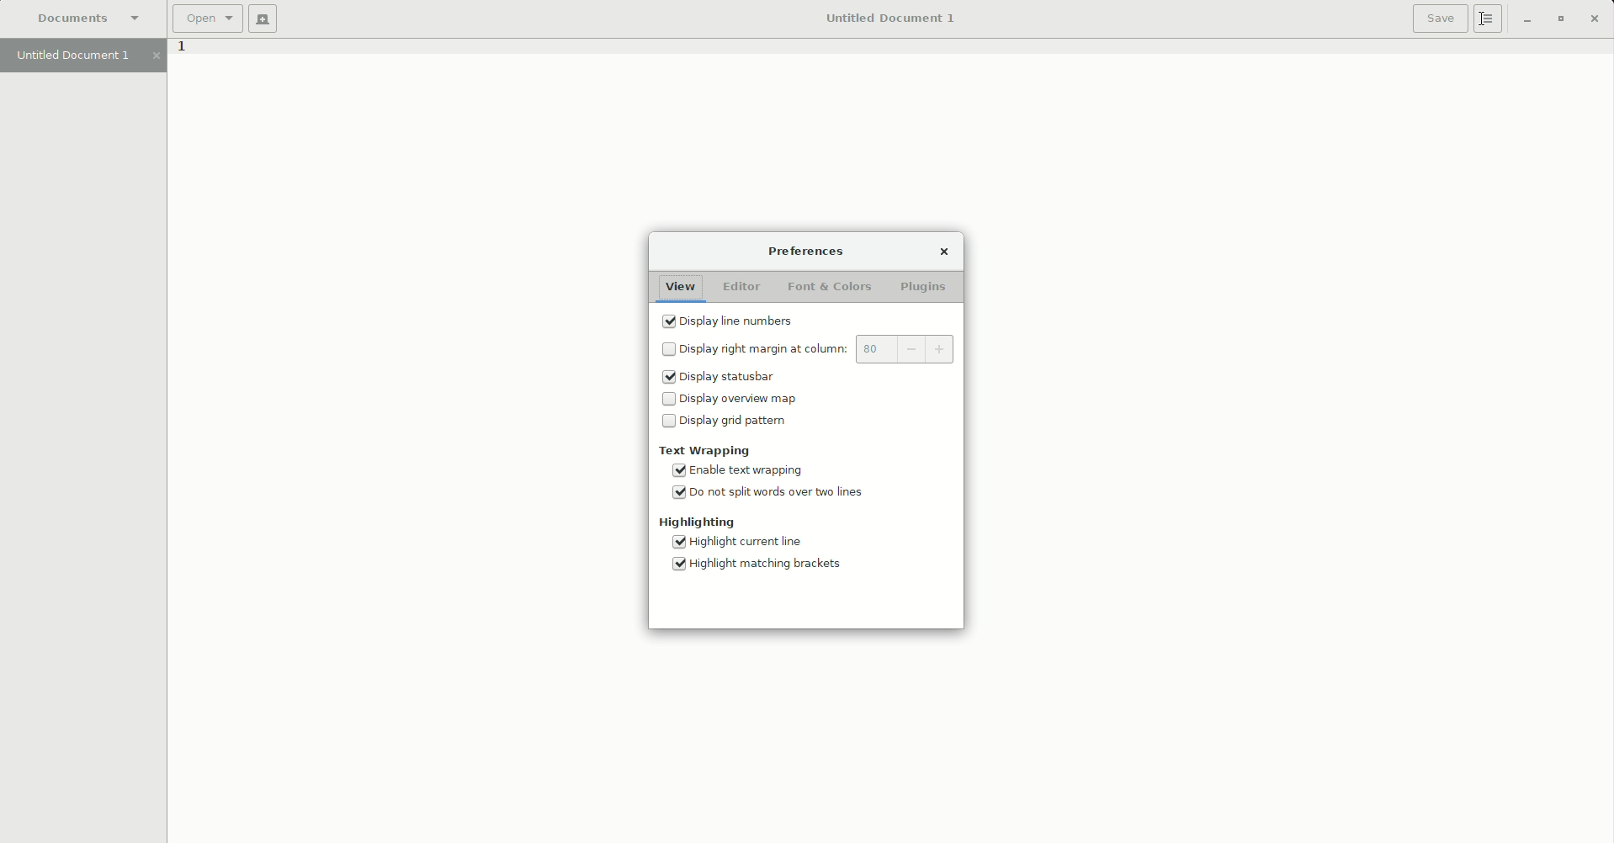 The height and width of the screenshot is (843, 1614). What do you see at coordinates (1489, 19) in the screenshot?
I see `Options` at bounding box center [1489, 19].